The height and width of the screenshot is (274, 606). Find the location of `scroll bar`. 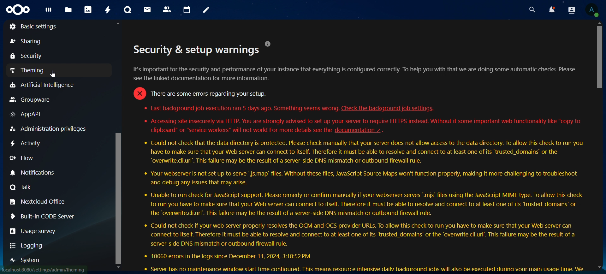

scroll bar is located at coordinates (118, 199).